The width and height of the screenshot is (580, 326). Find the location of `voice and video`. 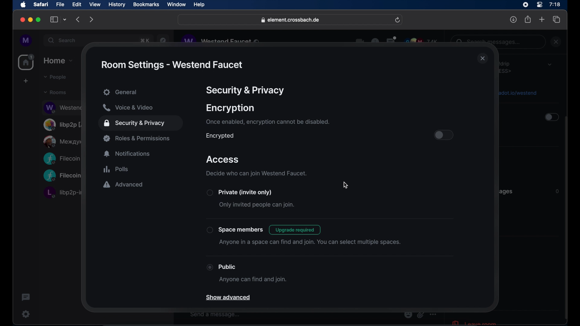

voice and video is located at coordinates (128, 108).